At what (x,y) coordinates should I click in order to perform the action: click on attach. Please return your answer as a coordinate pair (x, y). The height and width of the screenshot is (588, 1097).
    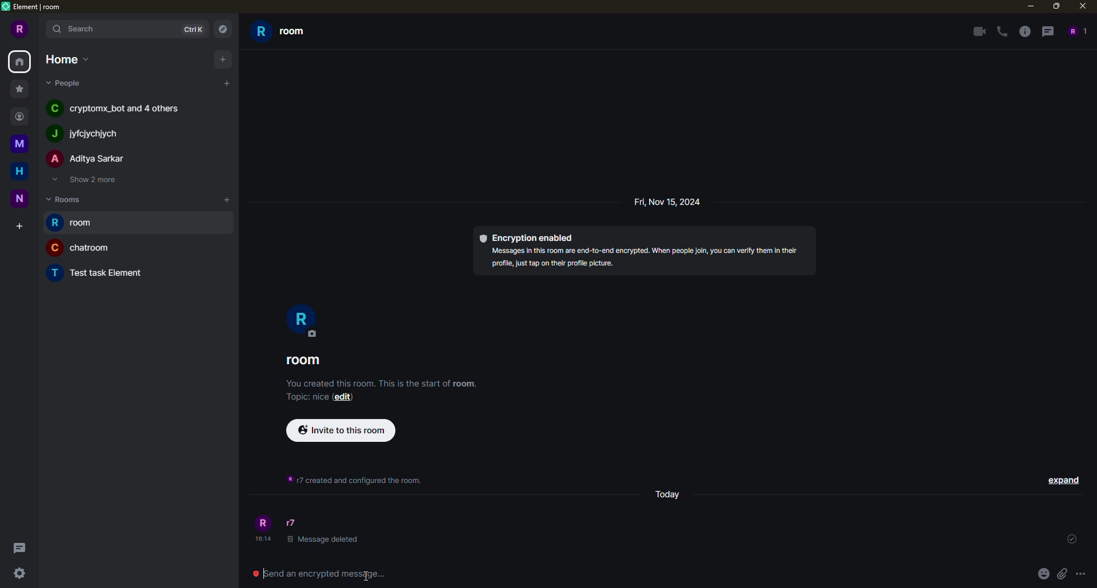
    Looking at the image, I should click on (1062, 574).